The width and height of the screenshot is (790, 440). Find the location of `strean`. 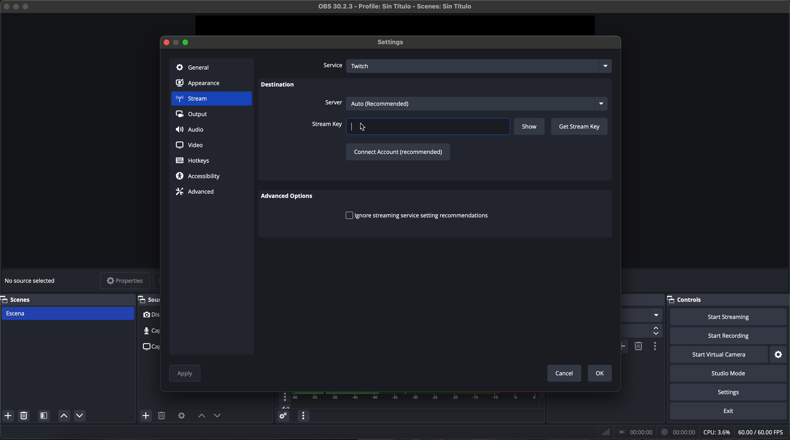

strean is located at coordinates (211, 99).